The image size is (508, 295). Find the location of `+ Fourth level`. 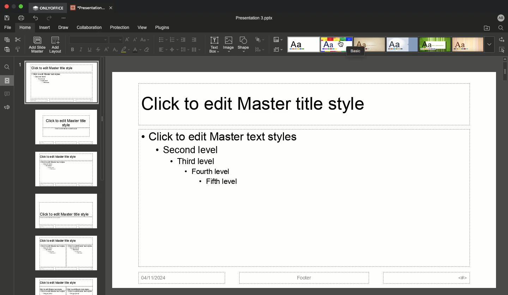

+ Fourth level is located at coordinates (211, 171).